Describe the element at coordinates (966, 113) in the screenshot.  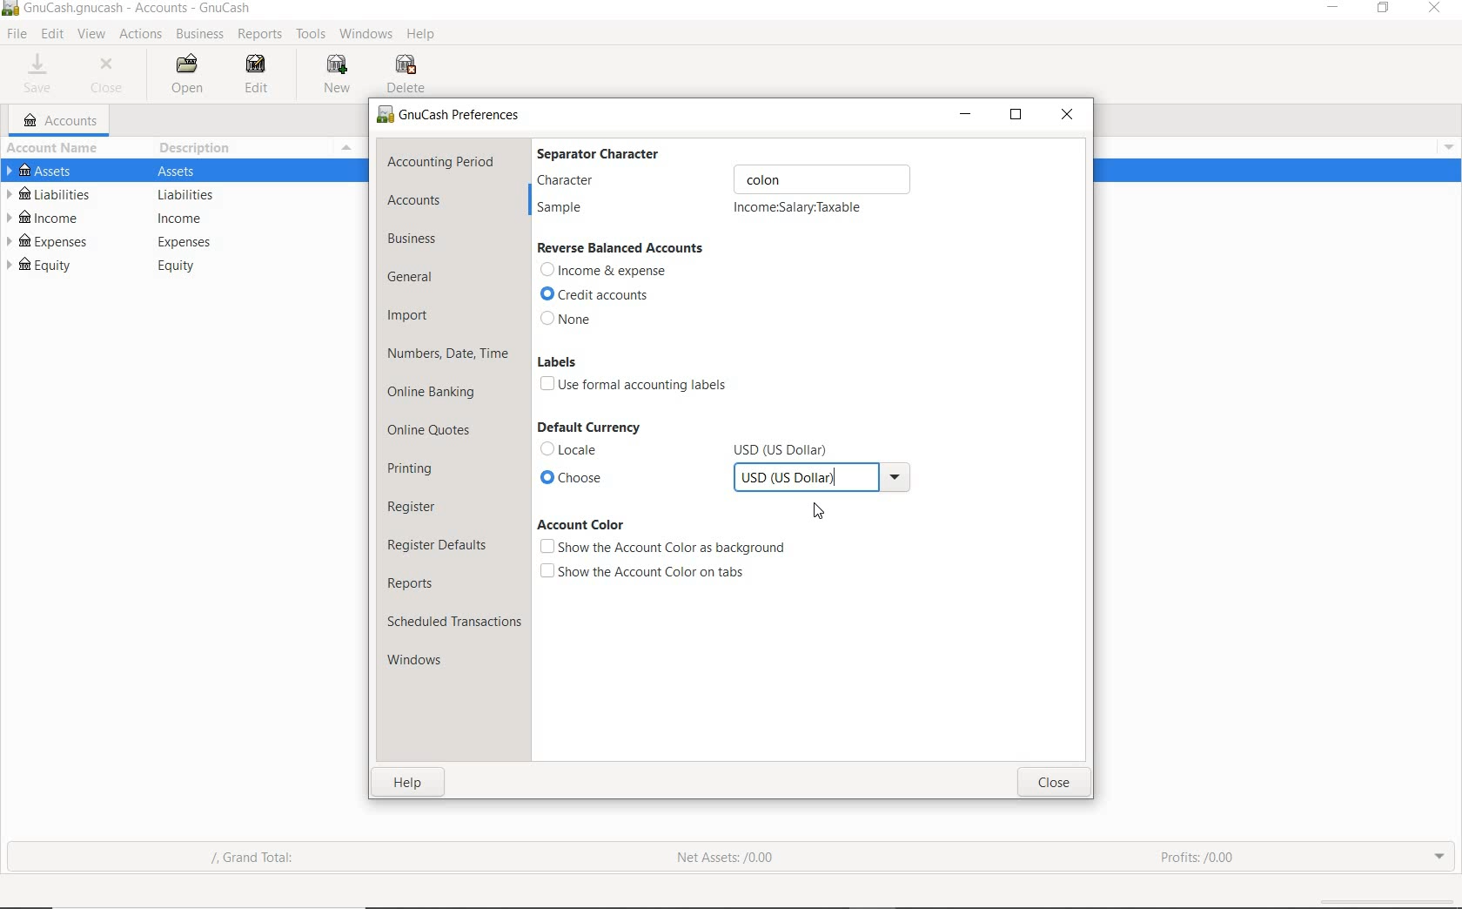
I see `minimize` at that location.